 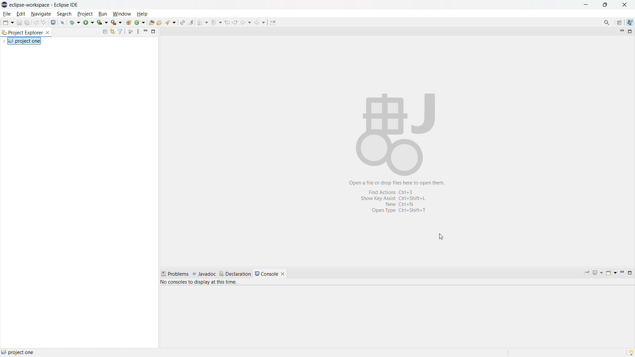 I want to click on pin console, so click(x=587, y=273).